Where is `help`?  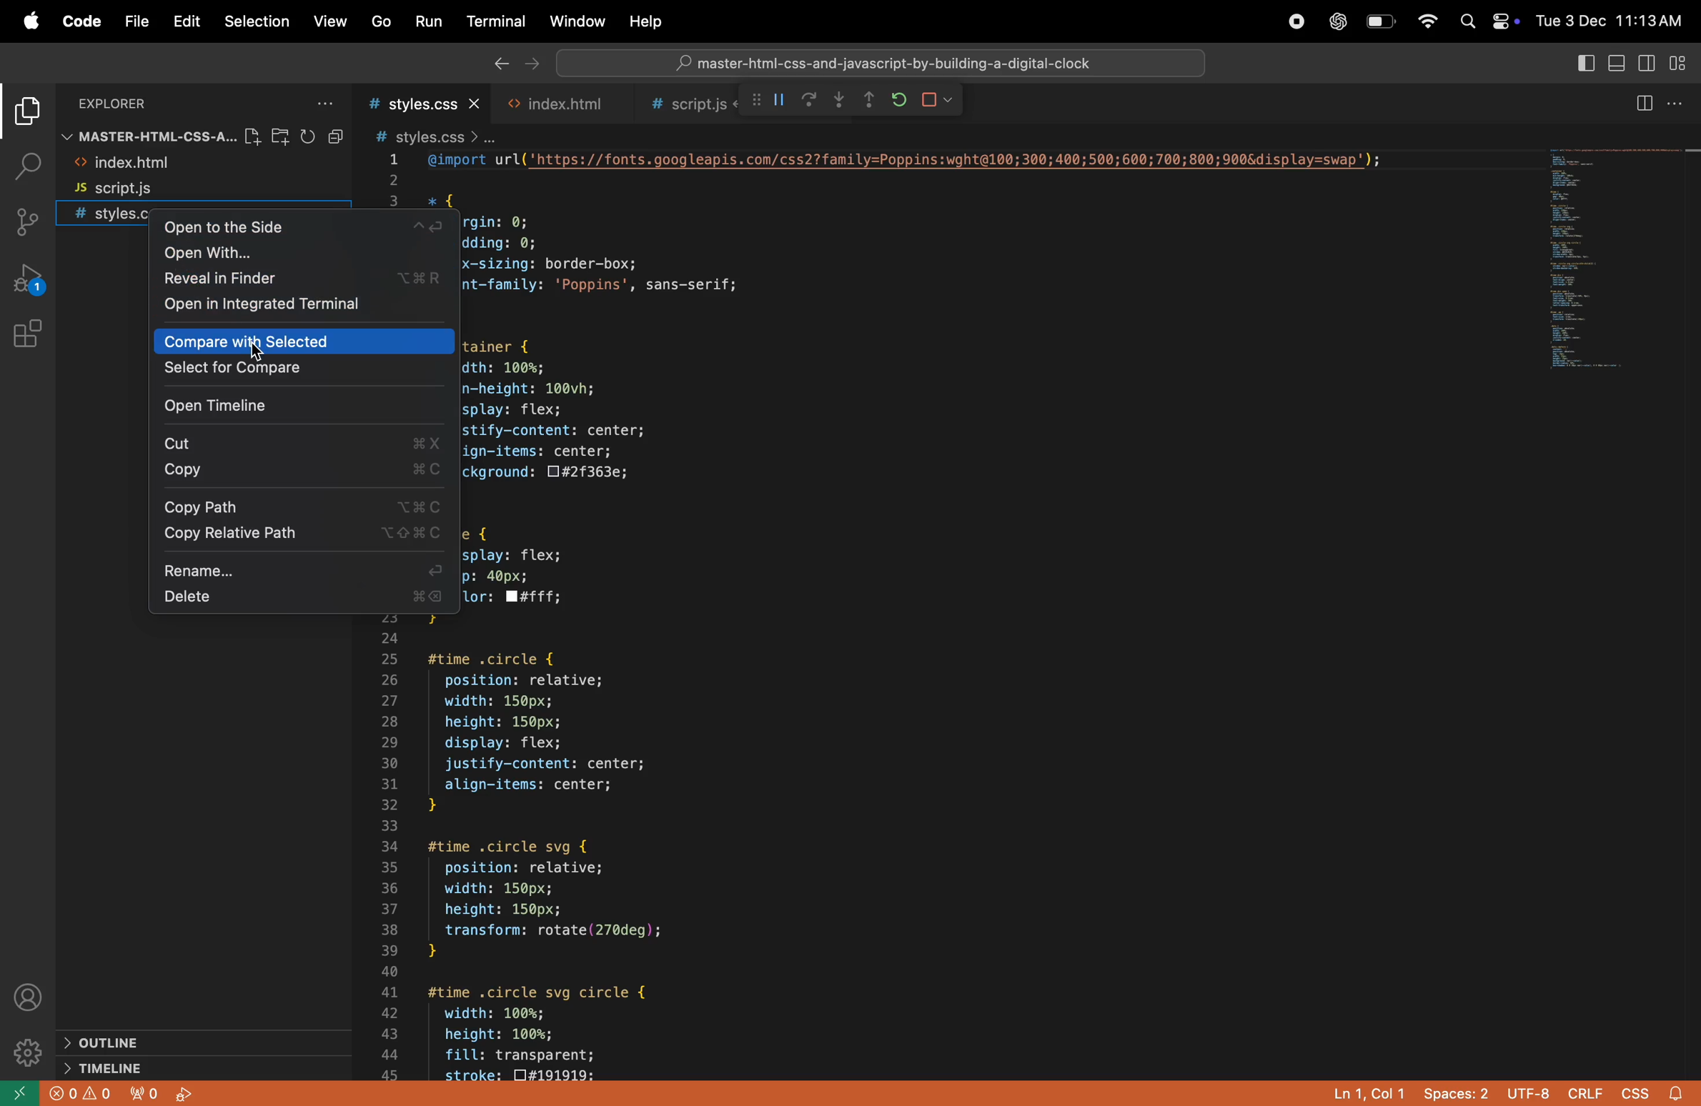 help is located at coordinates (645, 19).